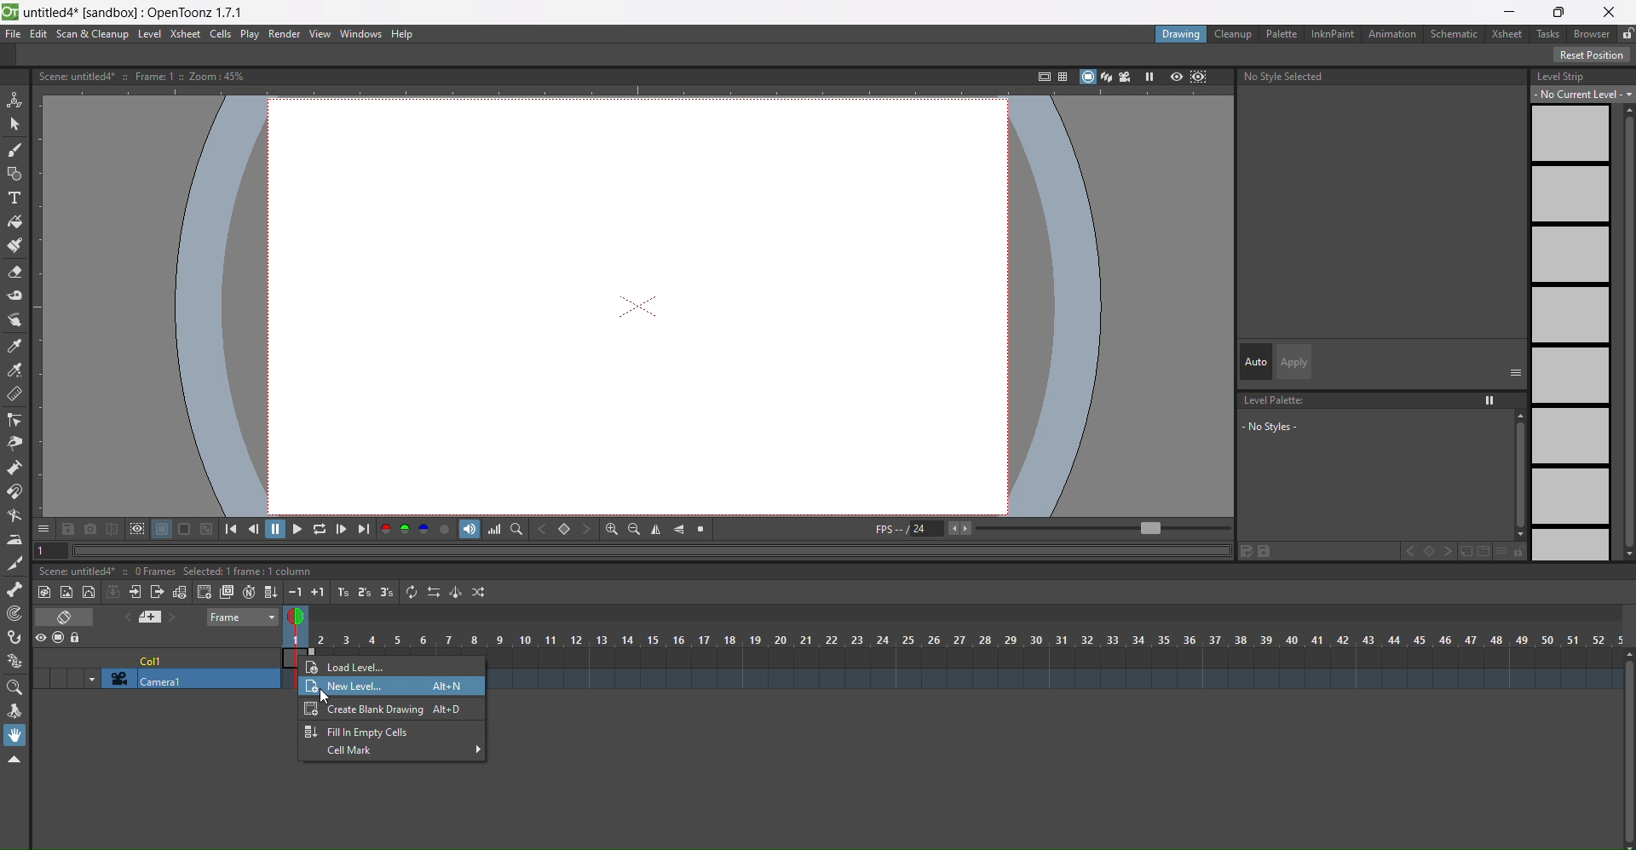 The height and width of the screenshot is (850, 1636). Describe the element at coordinates (135, 13) in the screenshot. I see `file name app name and version` at that location.